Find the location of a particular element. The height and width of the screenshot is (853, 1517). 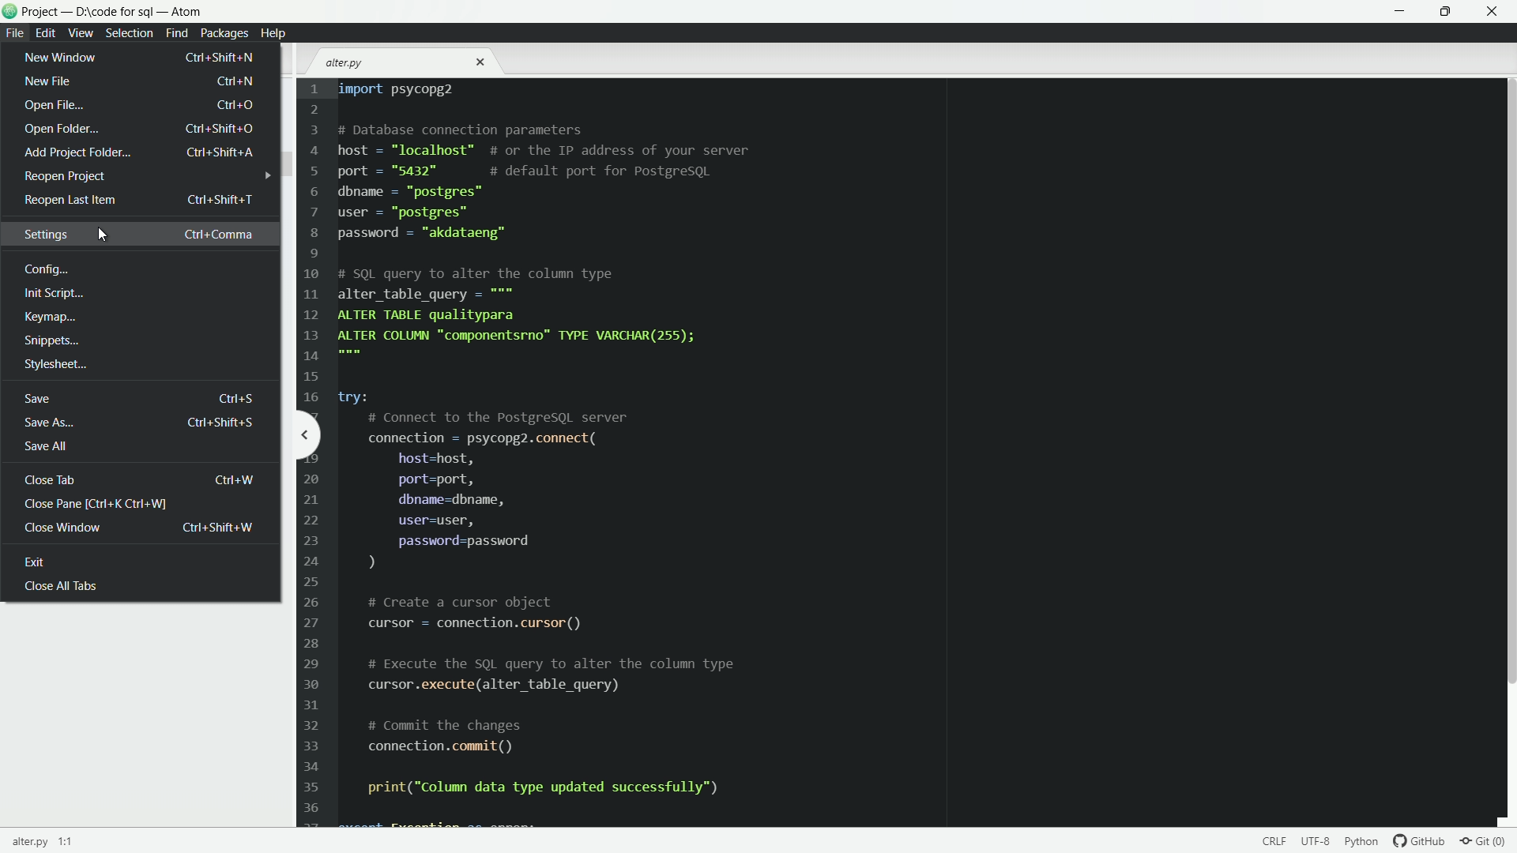

close app is located at coordinates (1494, 12).